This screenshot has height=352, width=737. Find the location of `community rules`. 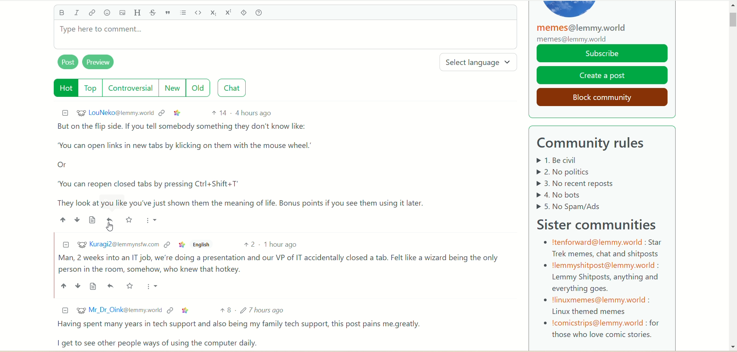

community rules is located at coordinates (596, 144).